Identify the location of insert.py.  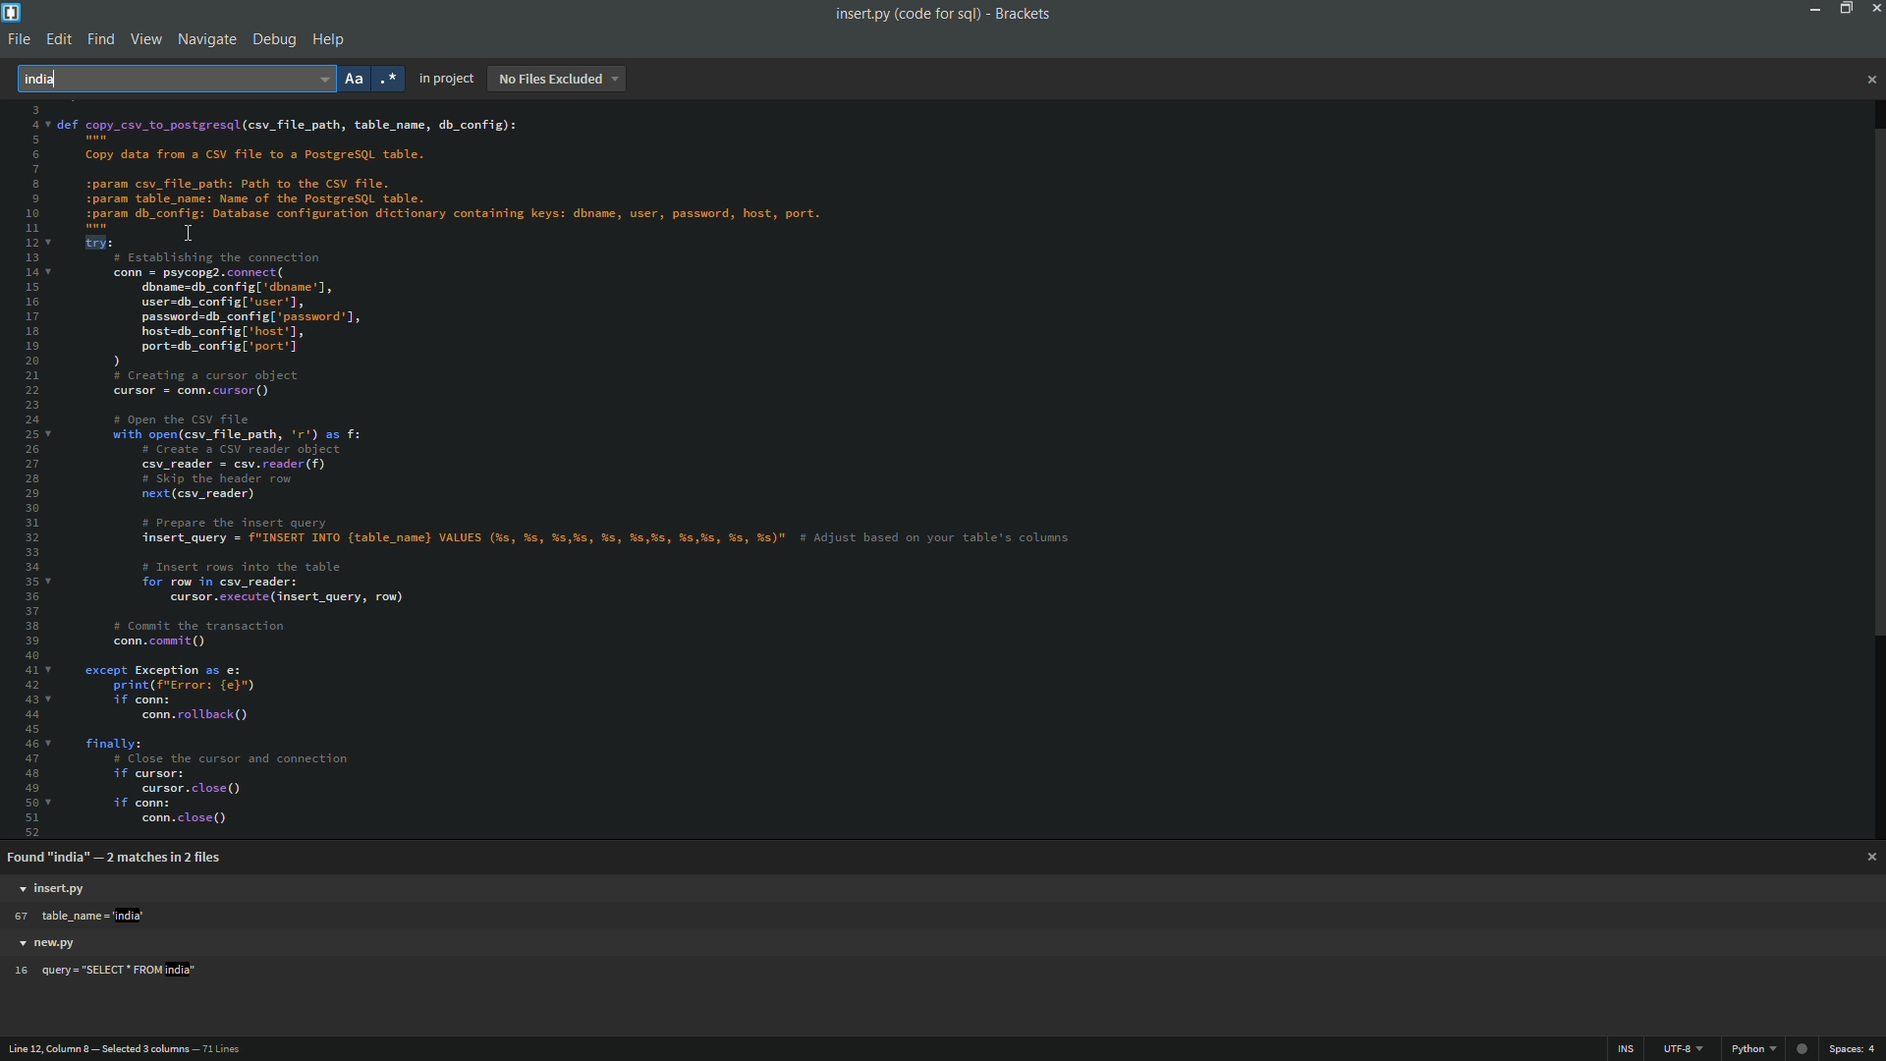
(54, 889).